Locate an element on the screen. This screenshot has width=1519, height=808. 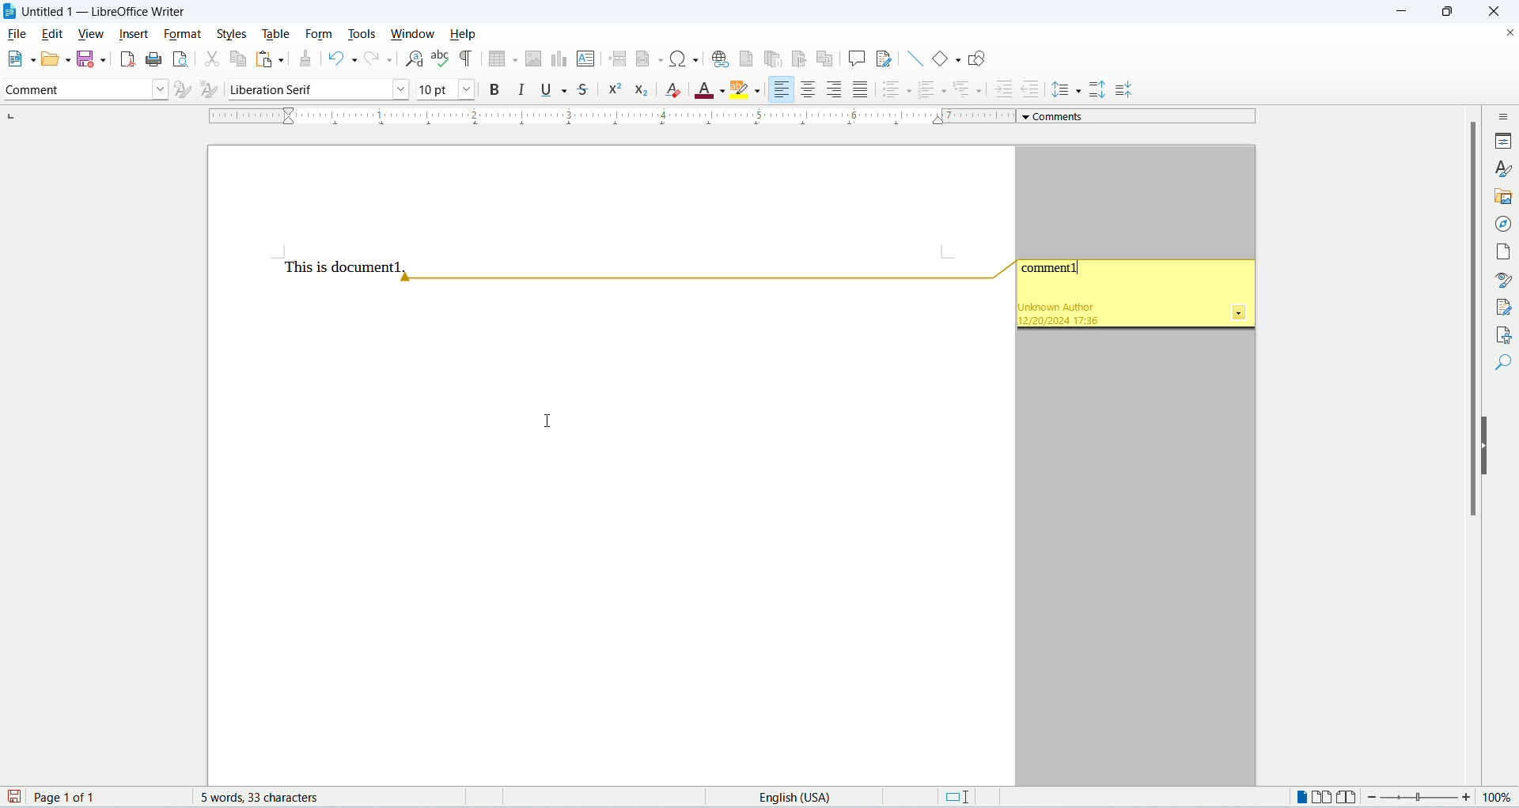
clear formatting is located at coordinates (675, 91).